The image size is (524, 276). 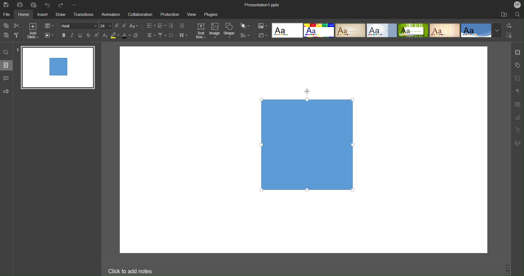 What do you see at coordinates (262, 25) in the screenshot?
I see `Colors` at bounding box center [262, 25].